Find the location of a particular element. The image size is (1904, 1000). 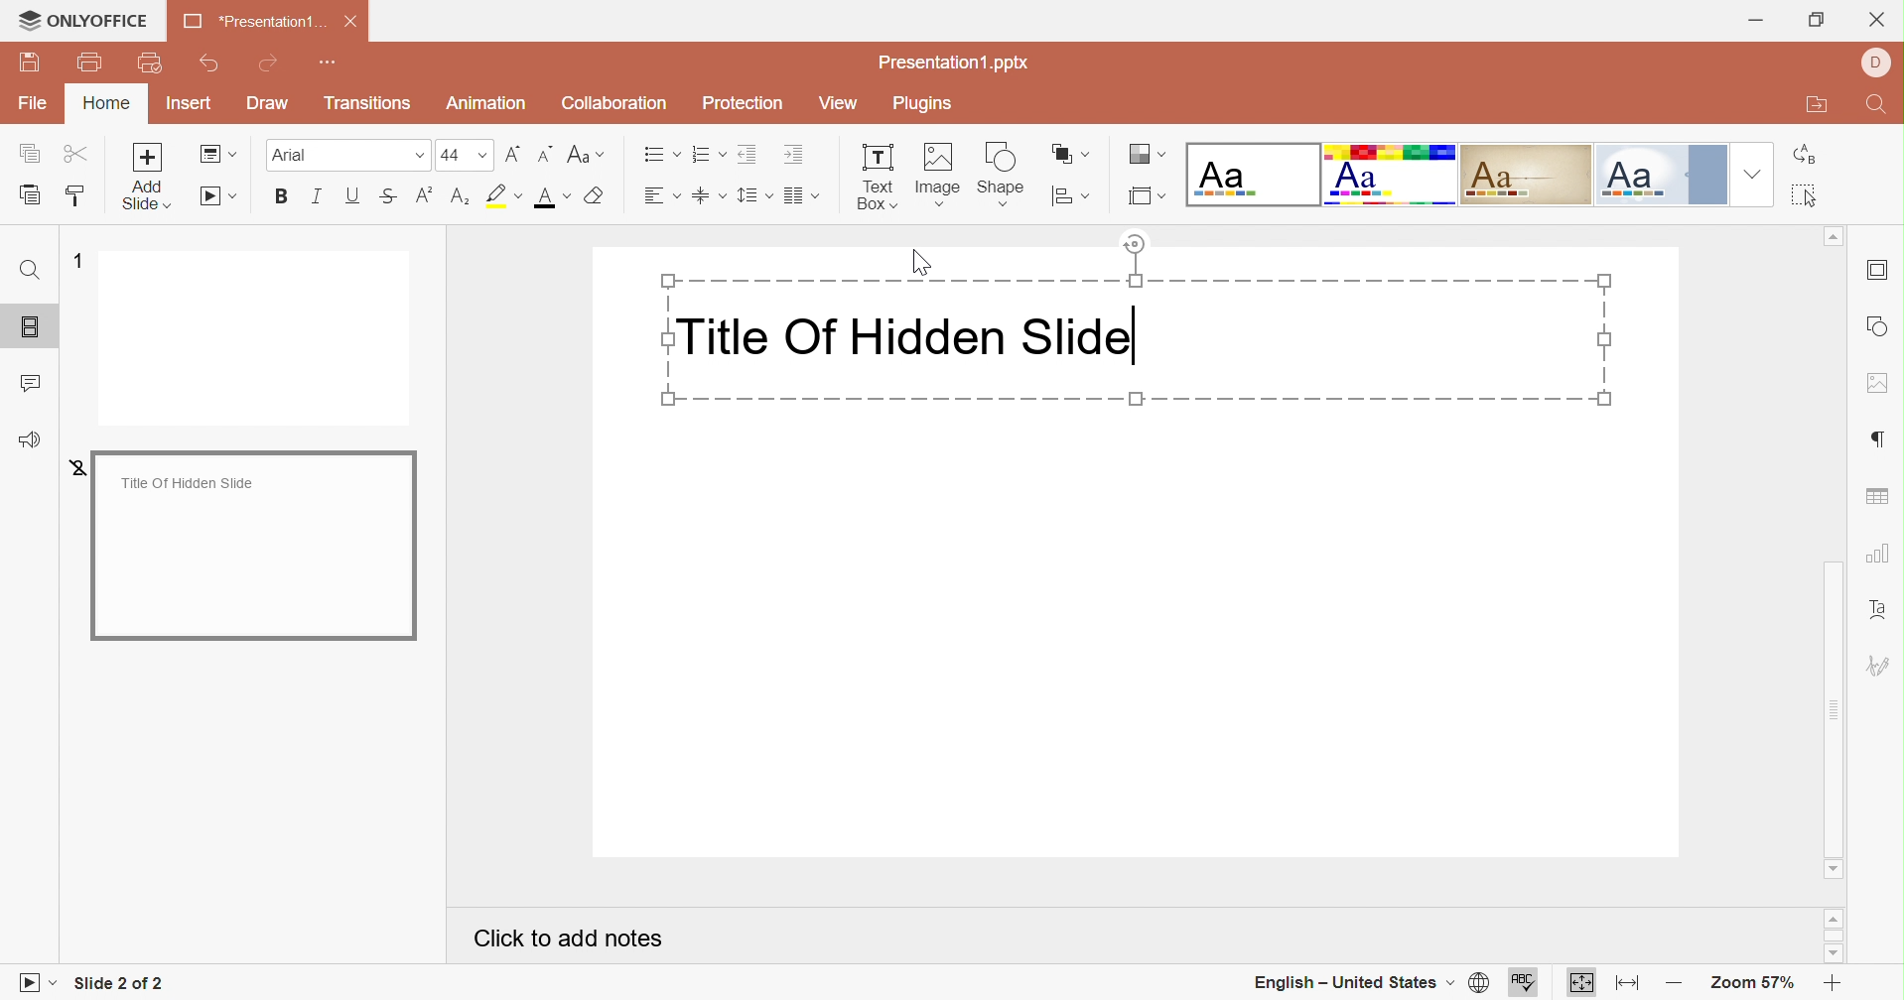

Plugins is located at coordinates (923, 104).